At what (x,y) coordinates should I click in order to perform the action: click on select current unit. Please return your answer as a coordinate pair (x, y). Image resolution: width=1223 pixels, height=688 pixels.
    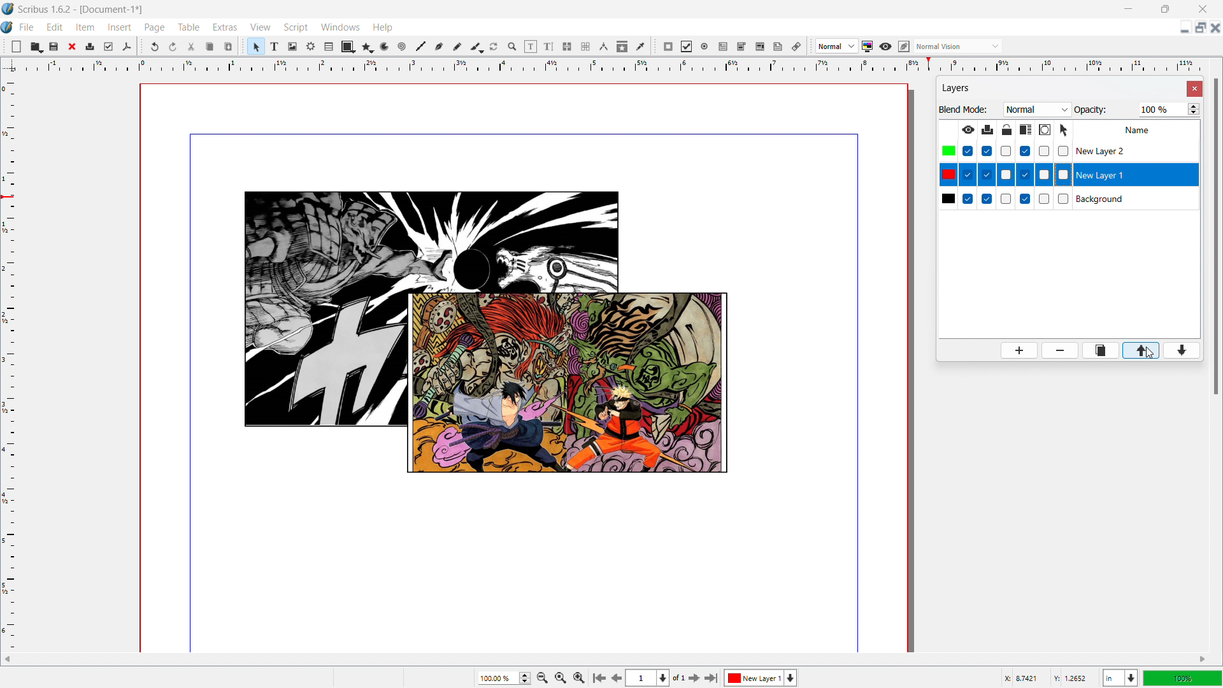
    Looking at the image, I should click on (1120, 677).